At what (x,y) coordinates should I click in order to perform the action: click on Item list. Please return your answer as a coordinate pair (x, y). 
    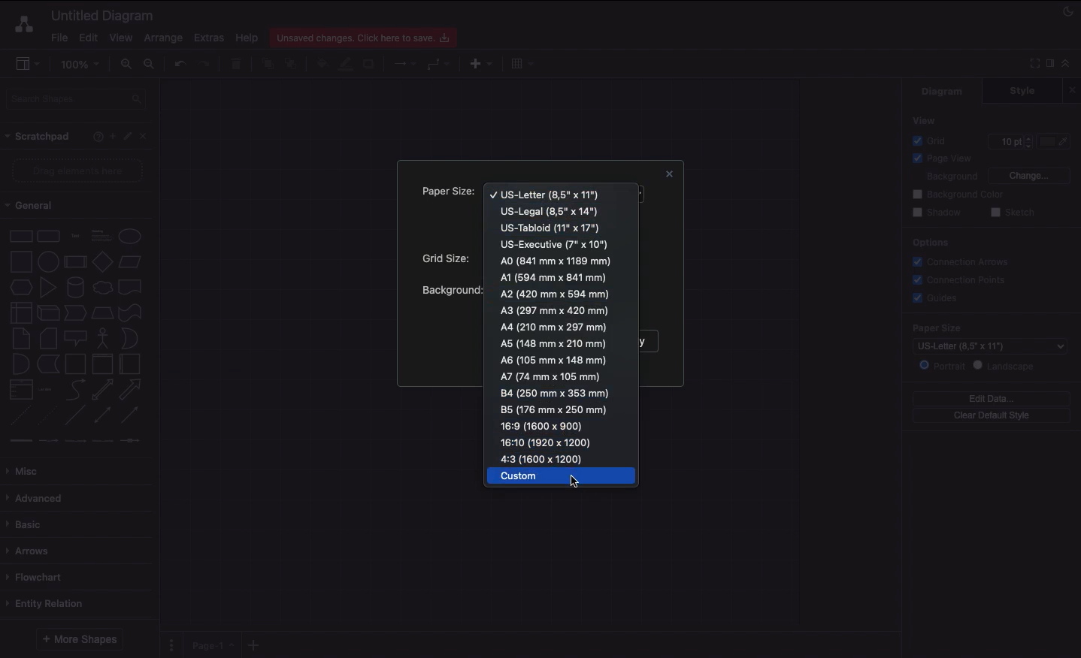
    Looking at the image, I should click on (50, 390).